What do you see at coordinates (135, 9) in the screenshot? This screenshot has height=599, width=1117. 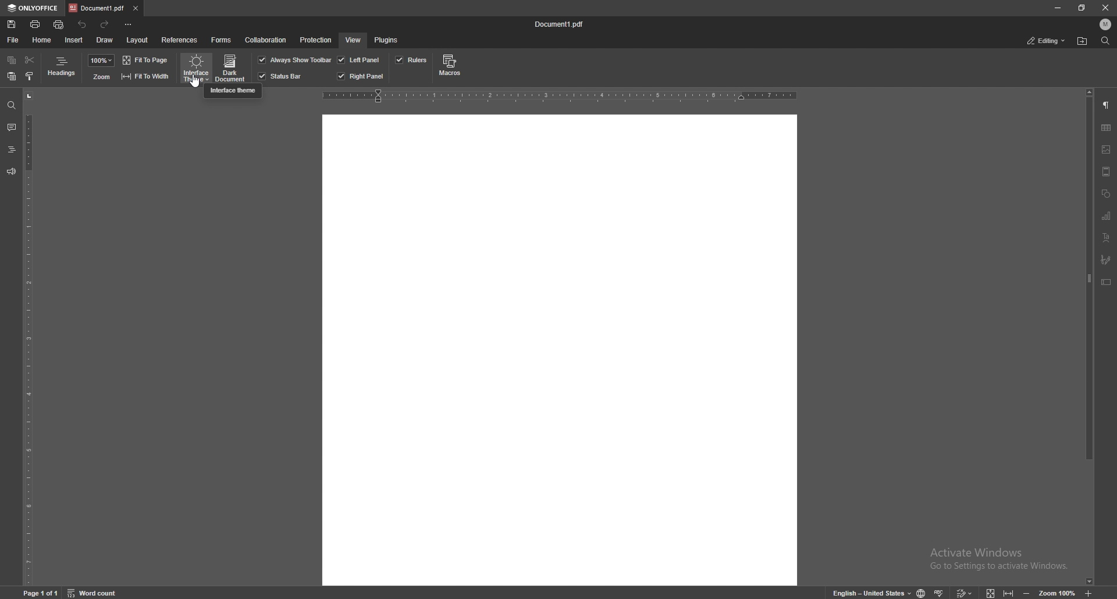 I see `close tab` at bounding box center [135, 9].